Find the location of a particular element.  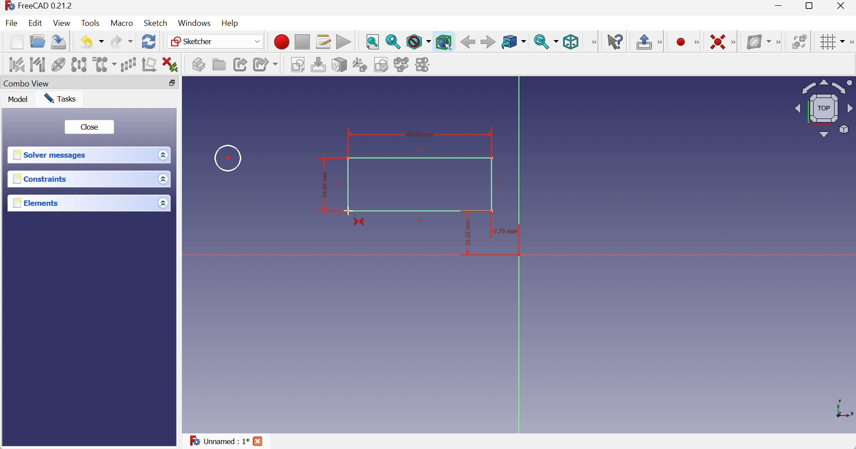

Edit is located at coordinates (35, 23).